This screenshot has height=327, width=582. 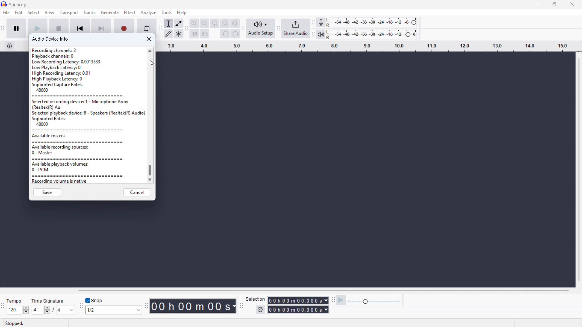 I want to click on envelop tool, so click(x=179, y=24).